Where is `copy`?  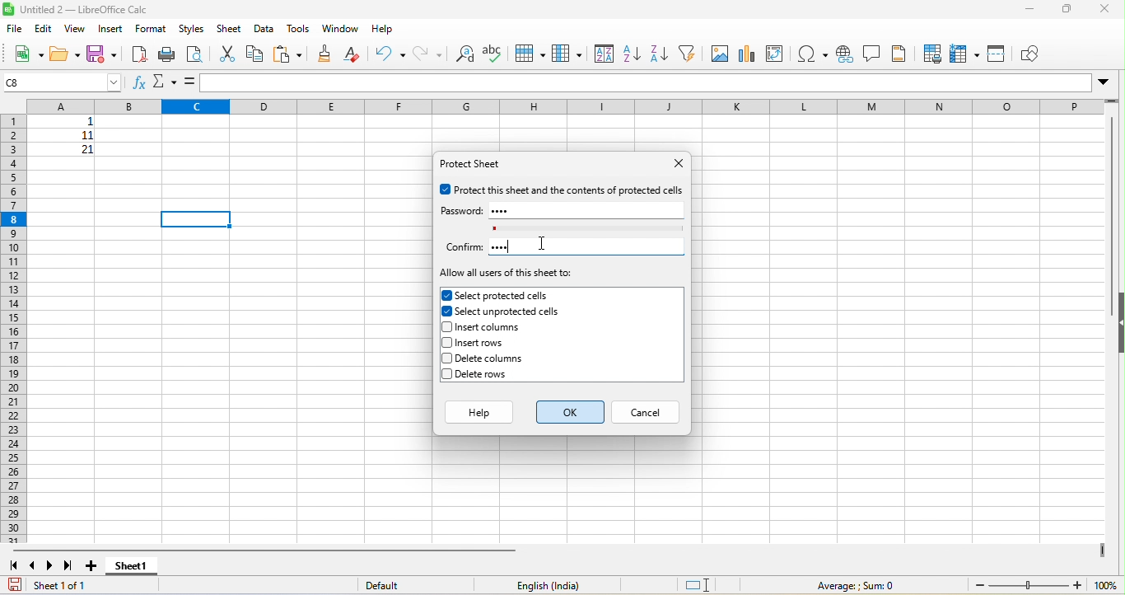 copy is located at coordinates (255, 55).